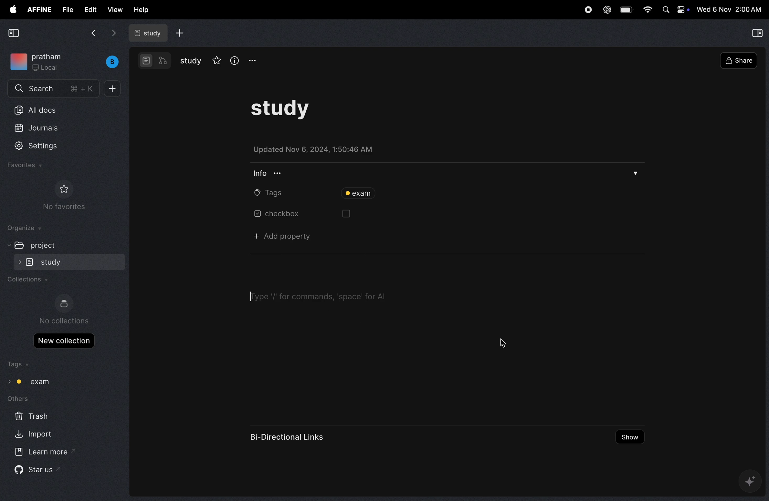 The height and width of the screenshot is (501, 769). I want to click on forward, so click(114, 34).